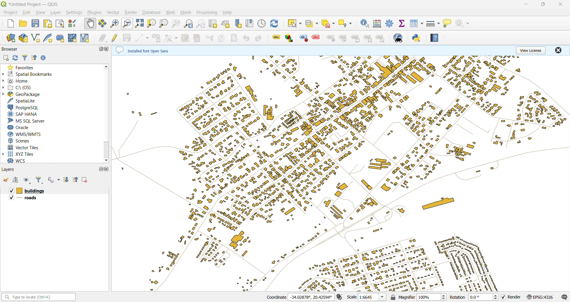  I want to click on metadata, so click(142, 50).